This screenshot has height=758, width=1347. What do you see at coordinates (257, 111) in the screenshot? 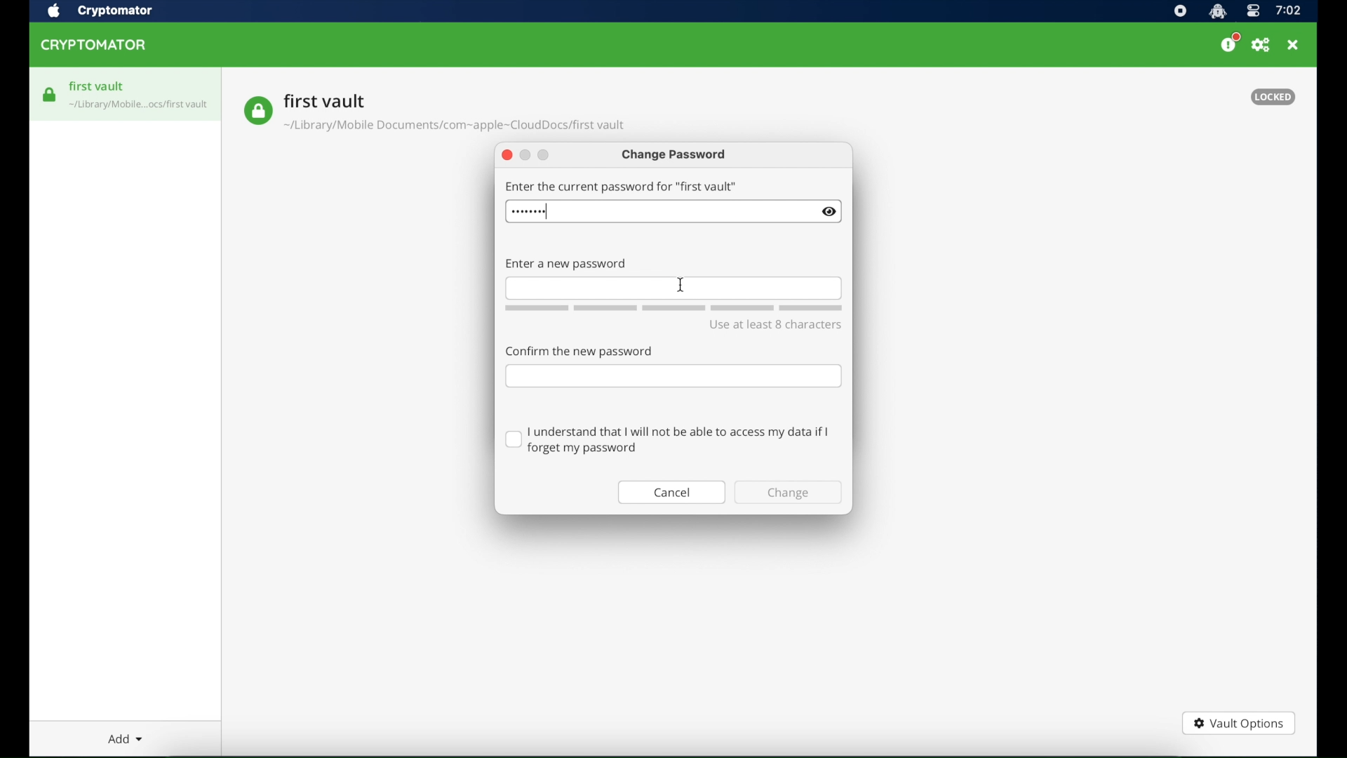
I see `vault icon` at bounding box center [257, 111].